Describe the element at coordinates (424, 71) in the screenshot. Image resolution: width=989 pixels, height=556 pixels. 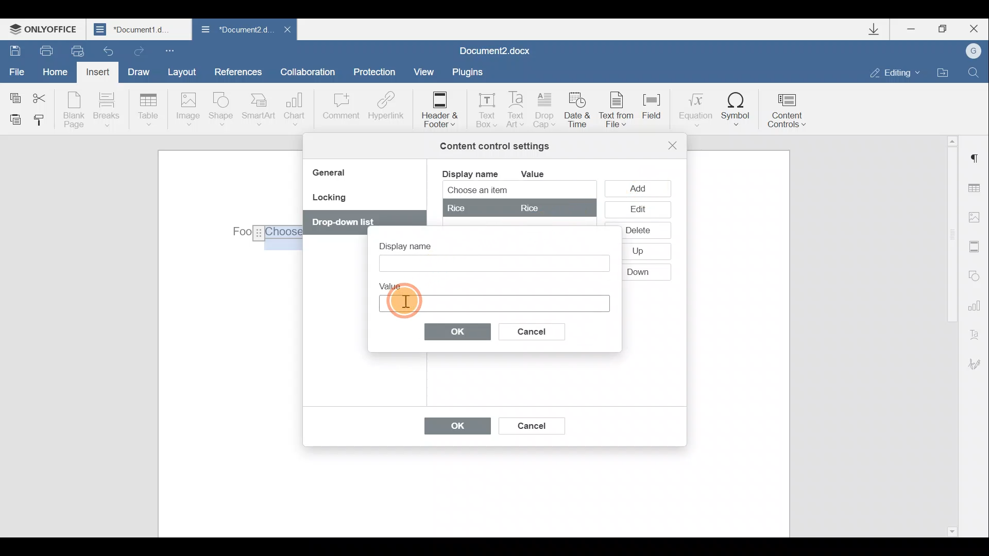
I see `View` at that location.